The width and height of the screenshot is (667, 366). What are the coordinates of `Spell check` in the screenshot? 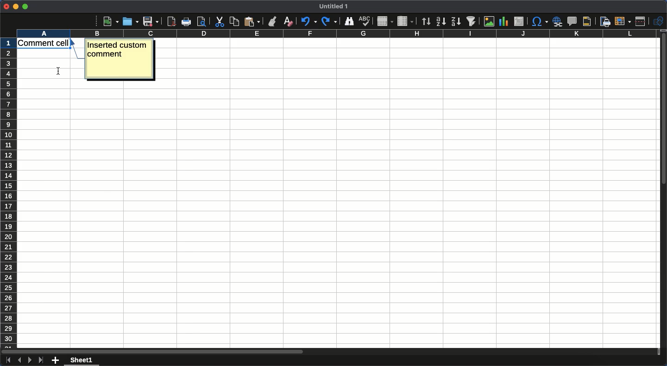 It's located at (365, 21).